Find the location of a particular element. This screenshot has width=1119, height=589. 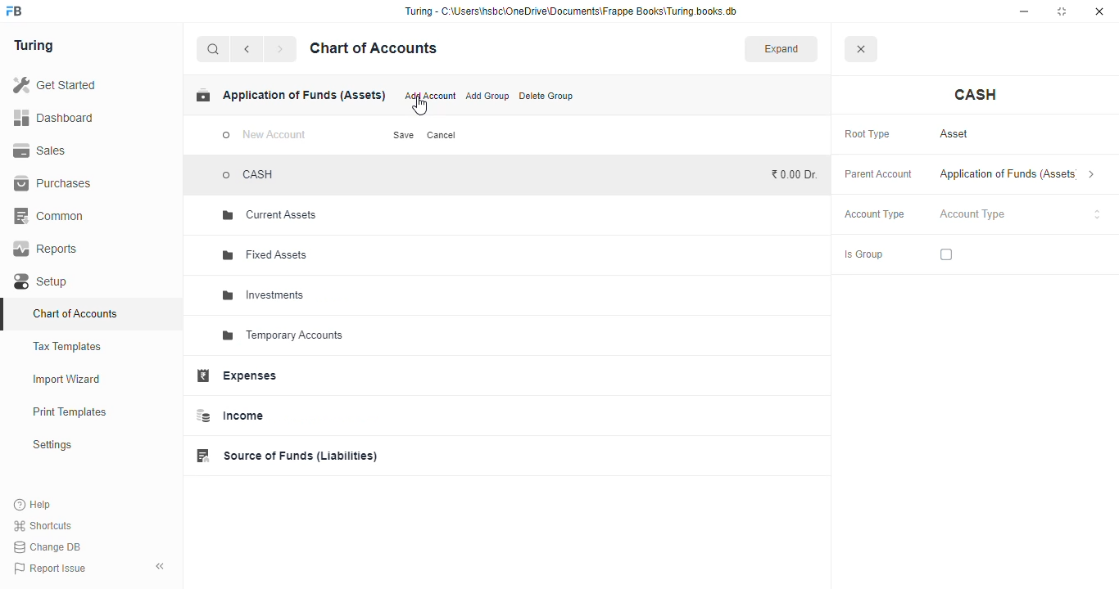

toggle sidebar is located at coordinates (161, 566).